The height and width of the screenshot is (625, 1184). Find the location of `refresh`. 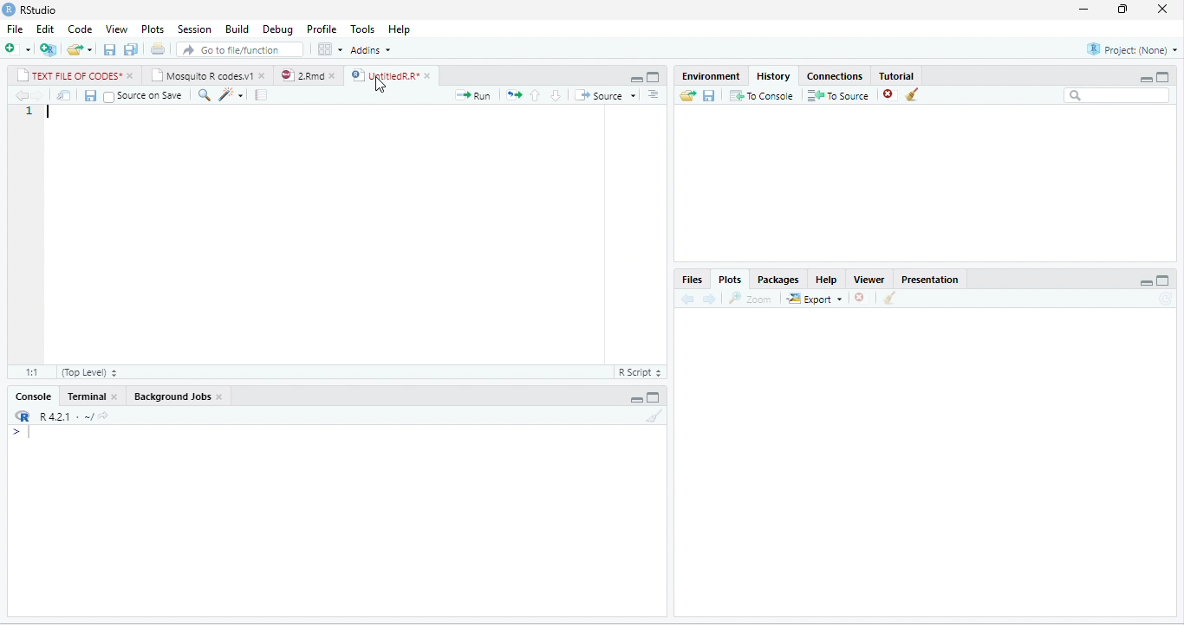

refresh is located at coordinates (1166, 299).